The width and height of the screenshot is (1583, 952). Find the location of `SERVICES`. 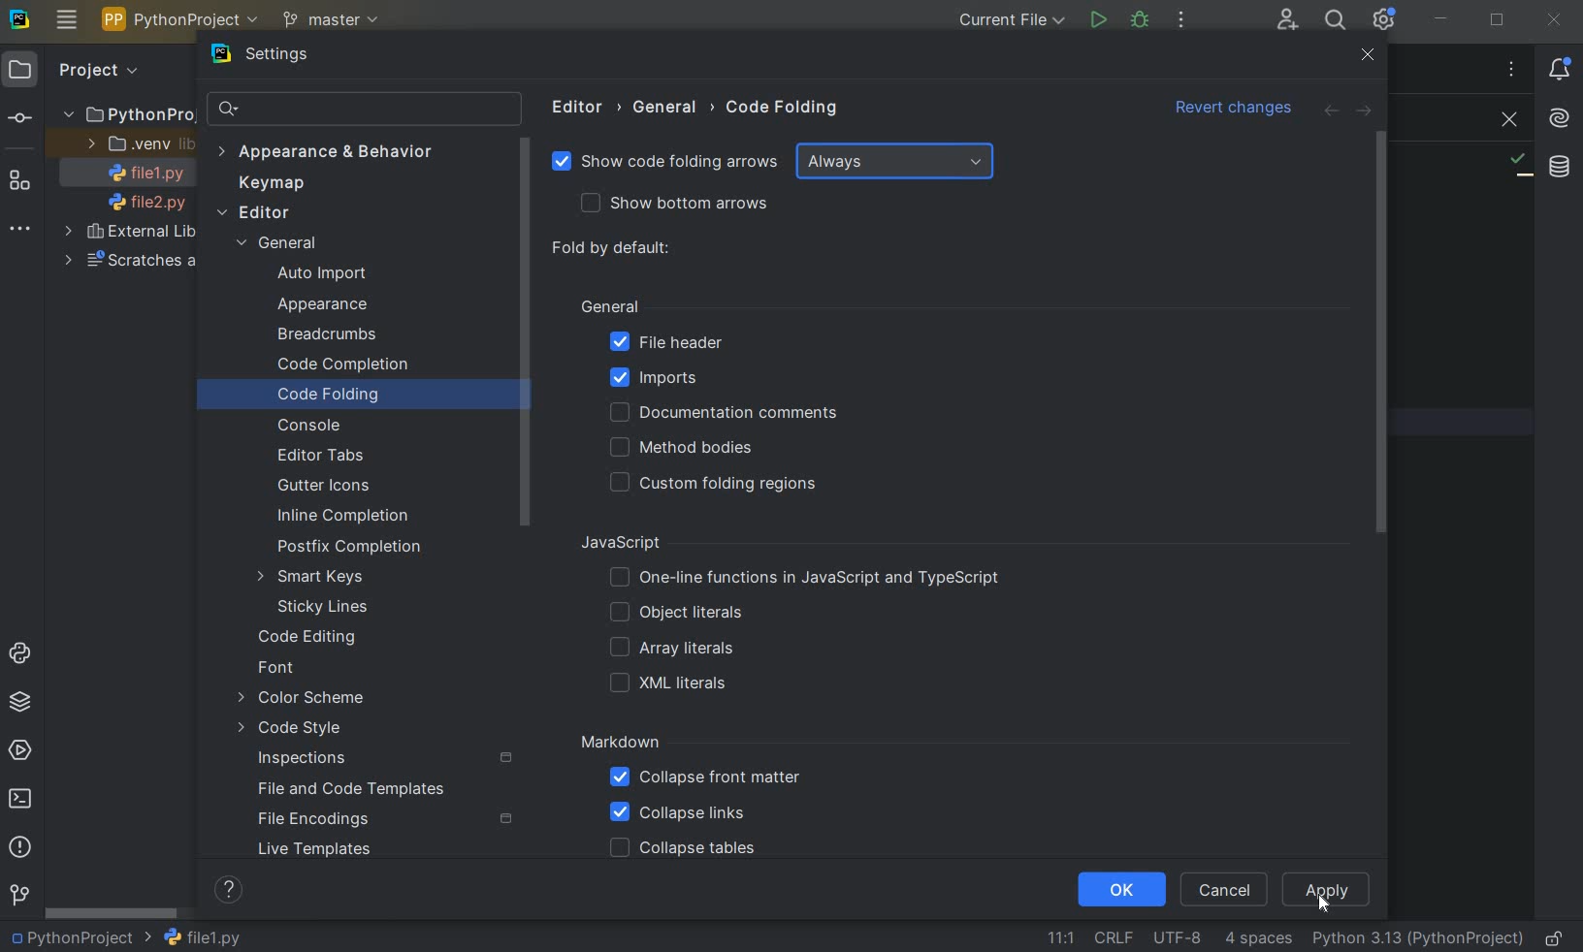

SERVICES is located at coordinates (22, 749).